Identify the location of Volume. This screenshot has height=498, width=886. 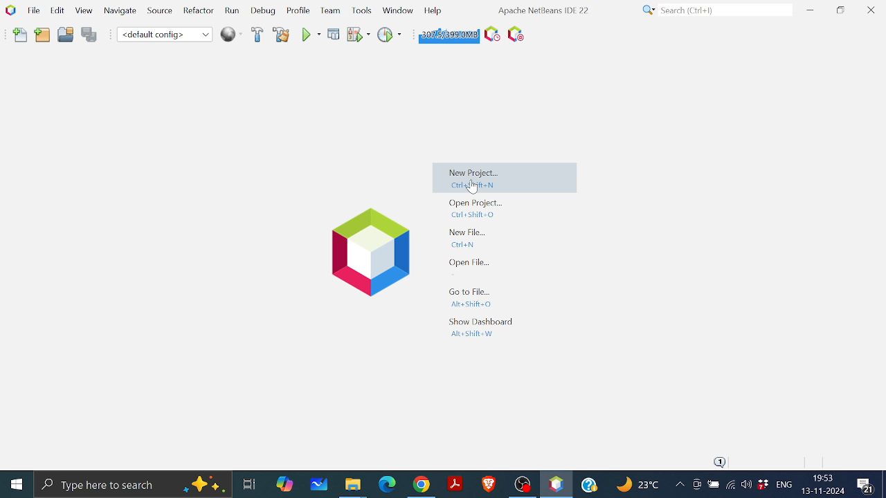
(746, 486).